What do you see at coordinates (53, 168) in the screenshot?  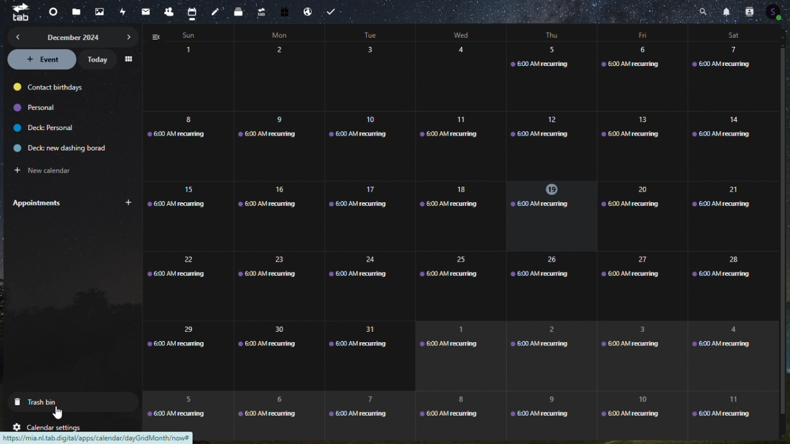 I see `new calendar` at bounding box center [53, 168].